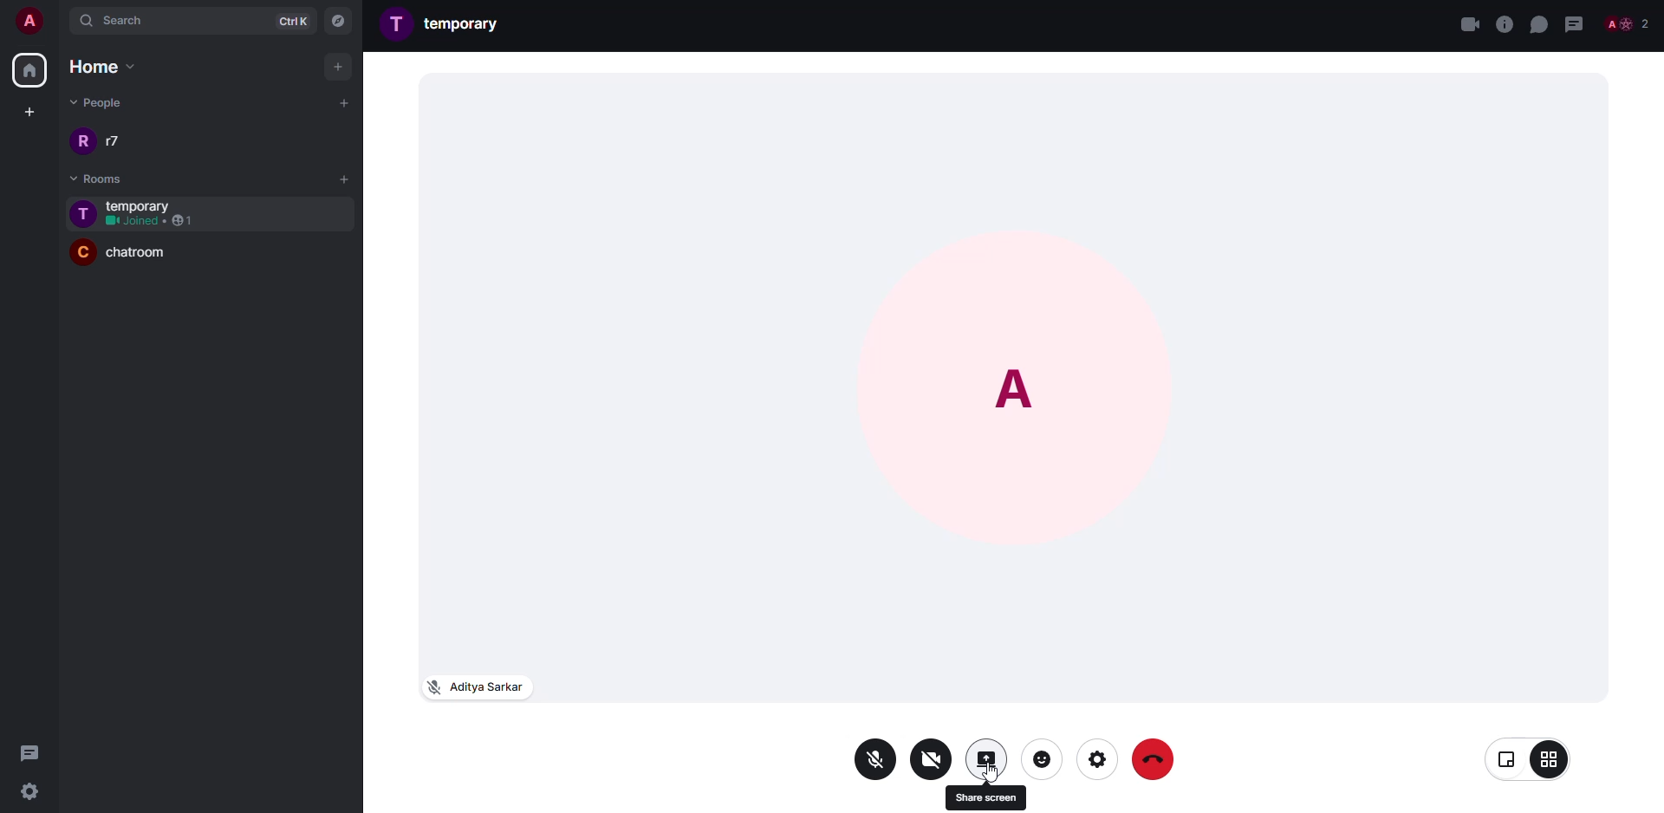  What do you see at coordinates (995, 777) in the screenshot?
I see `cursor` at bounding box center [995, 777].